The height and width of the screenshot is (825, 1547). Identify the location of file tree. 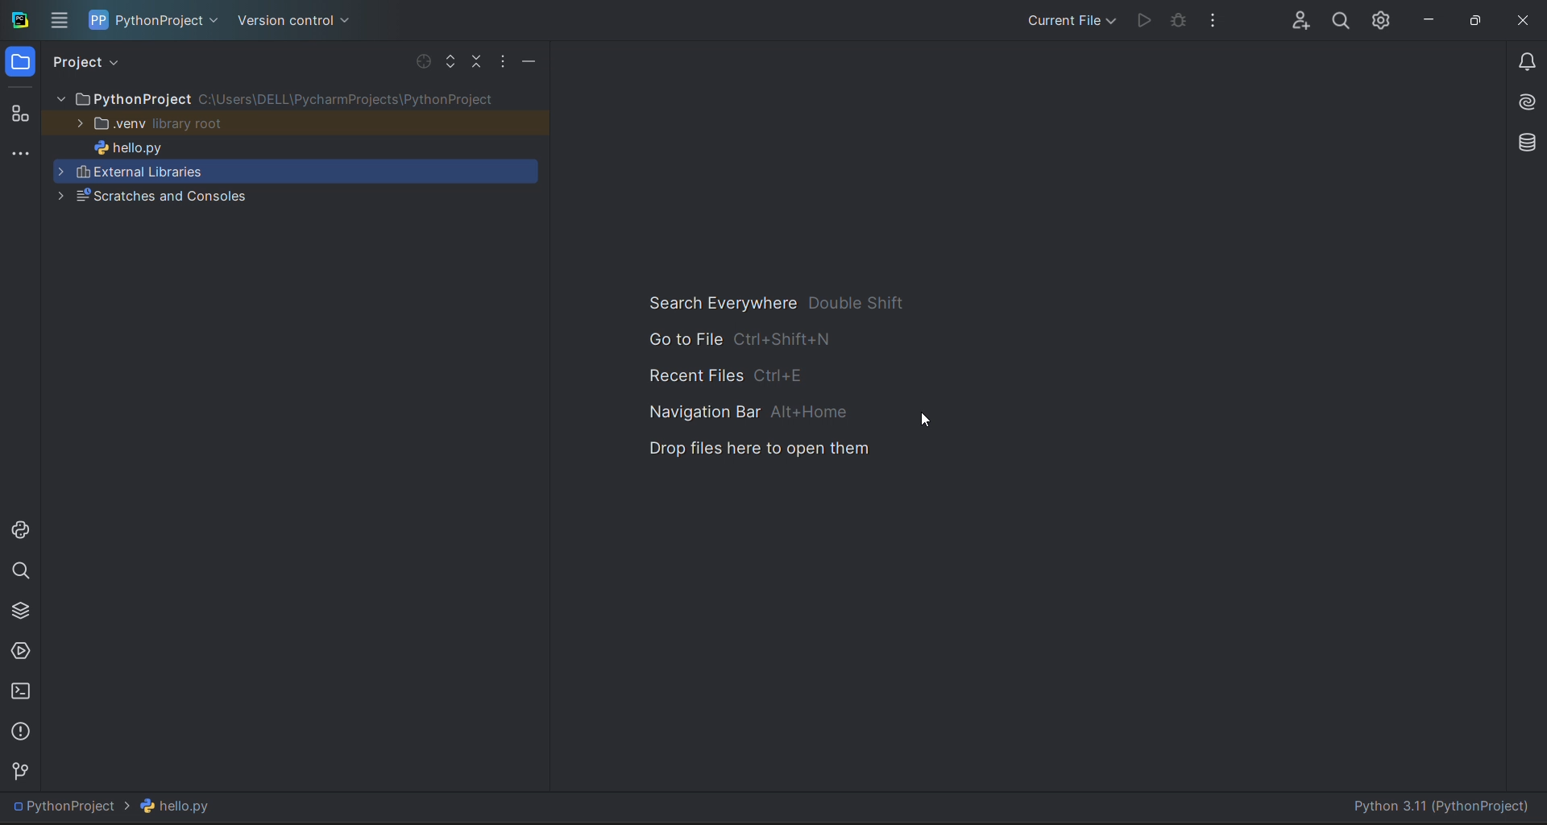
(295, 97).